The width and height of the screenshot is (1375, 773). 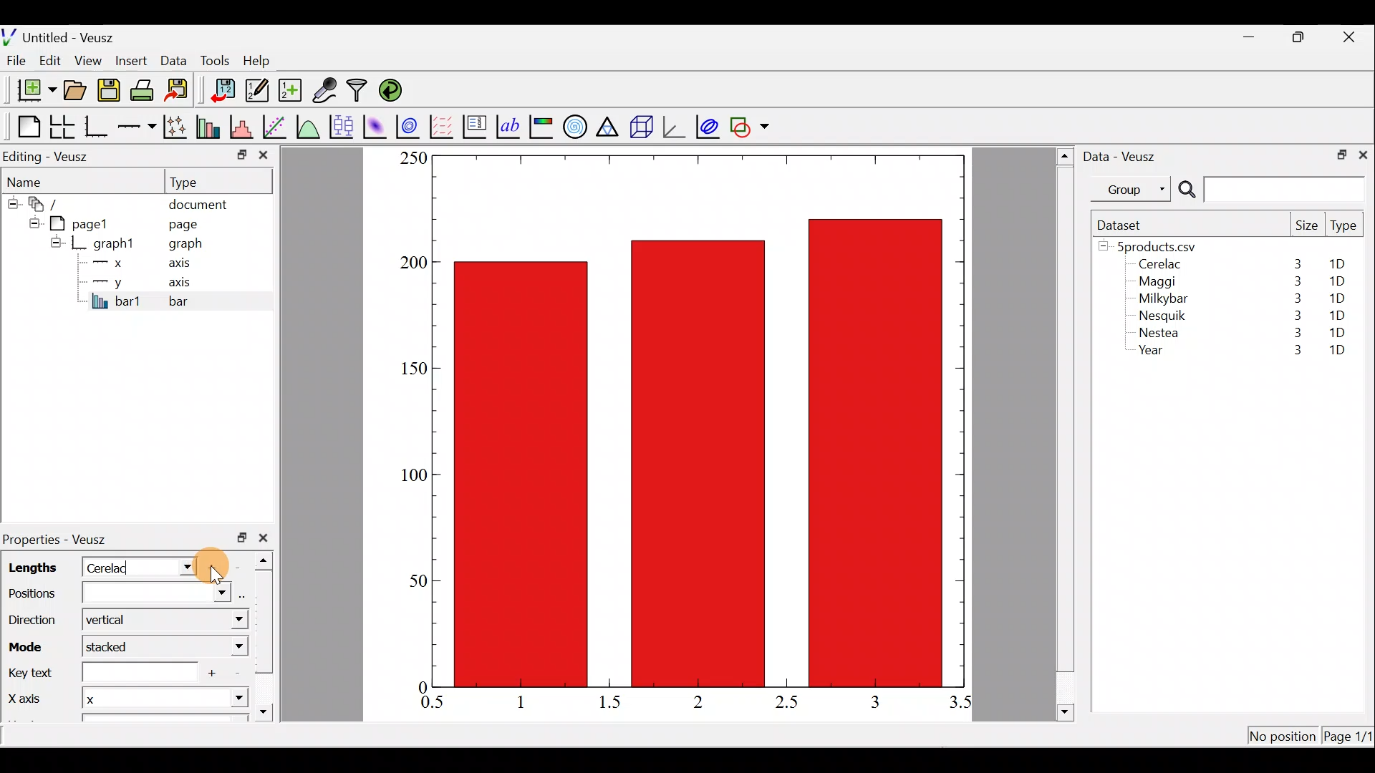 I want to click on Year, so click(x=1154, y=354).